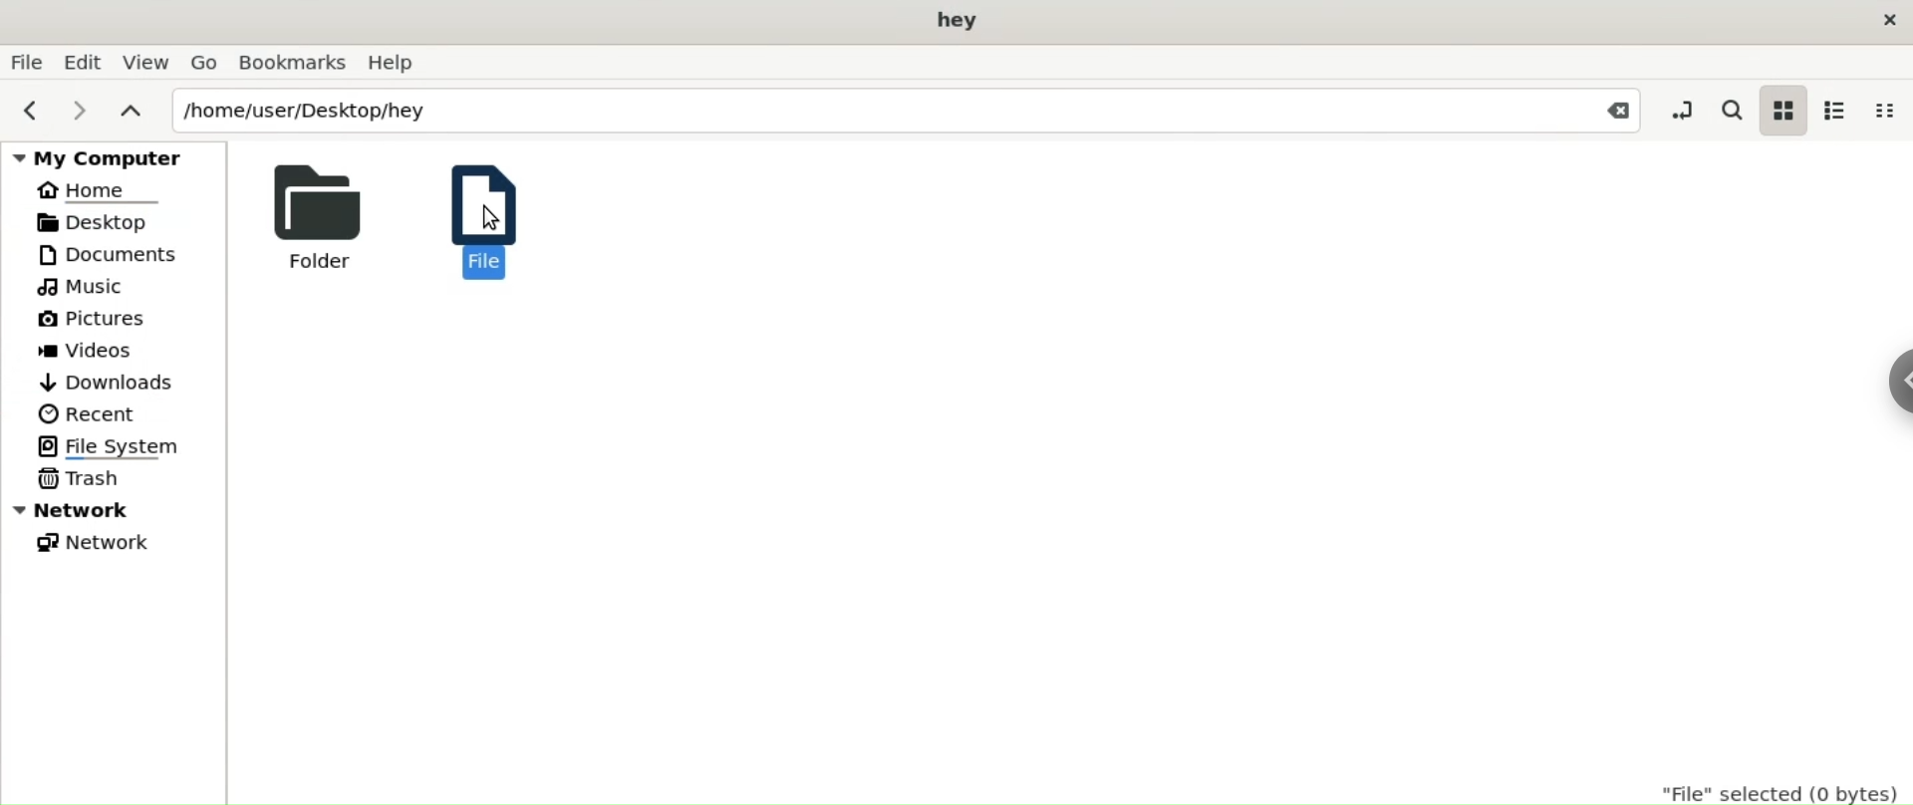 The height and width of the screenshot is (805, 1913). Describe the element at coordinates (482, 229) in the screenshot. I see `Cursor` at that location.